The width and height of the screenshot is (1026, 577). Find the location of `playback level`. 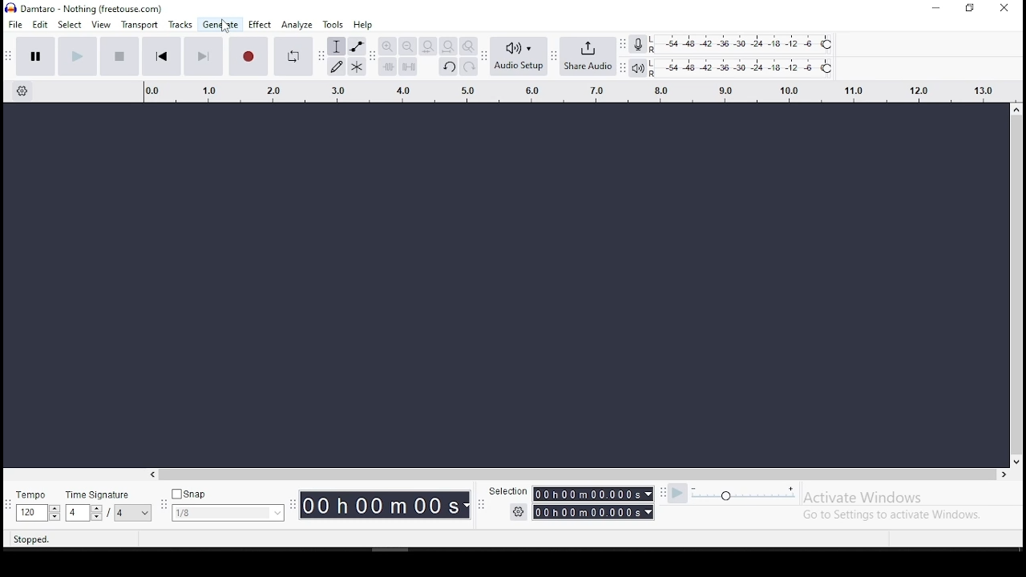

playback level is located at coordinates (745, 68).